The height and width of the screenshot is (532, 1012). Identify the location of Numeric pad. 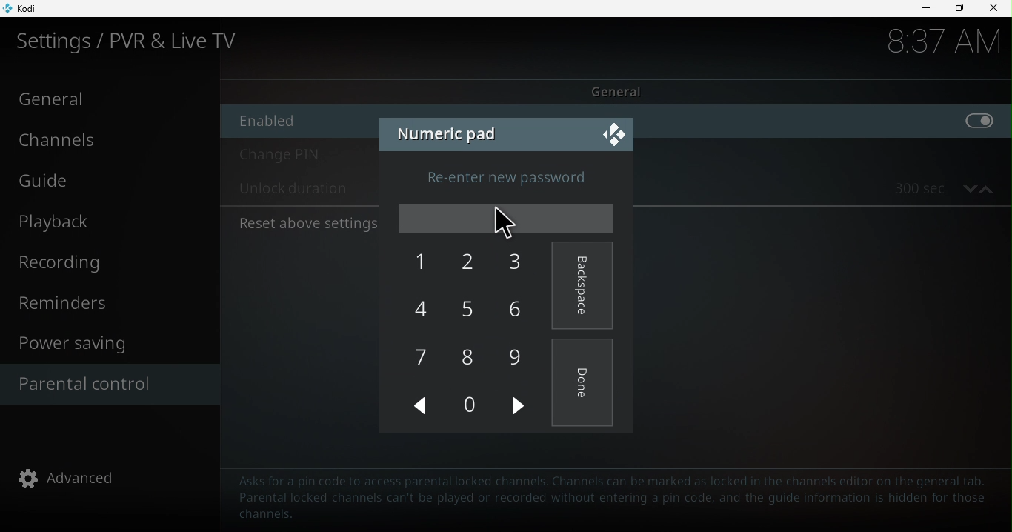
(448, 131).